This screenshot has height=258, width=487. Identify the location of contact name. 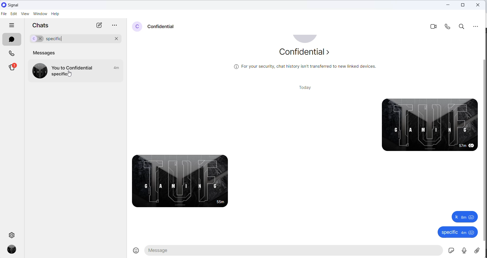
(161, 27).